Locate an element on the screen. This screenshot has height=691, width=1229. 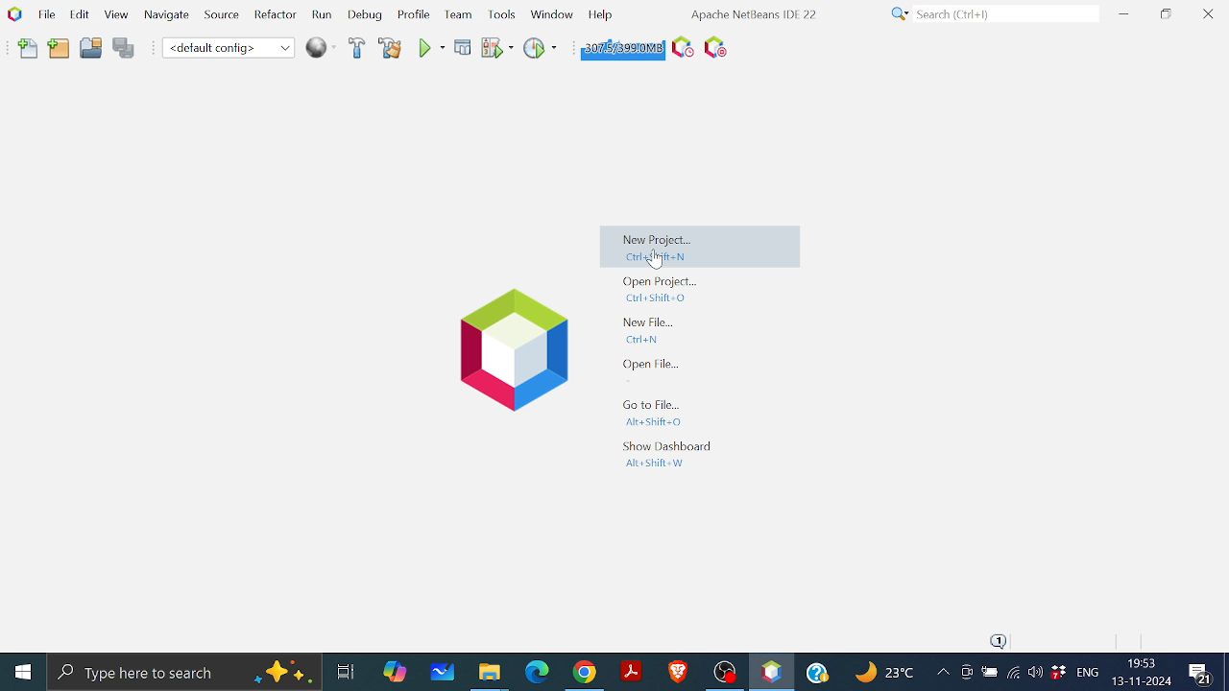
Debug is located at coordinates (366, 15).